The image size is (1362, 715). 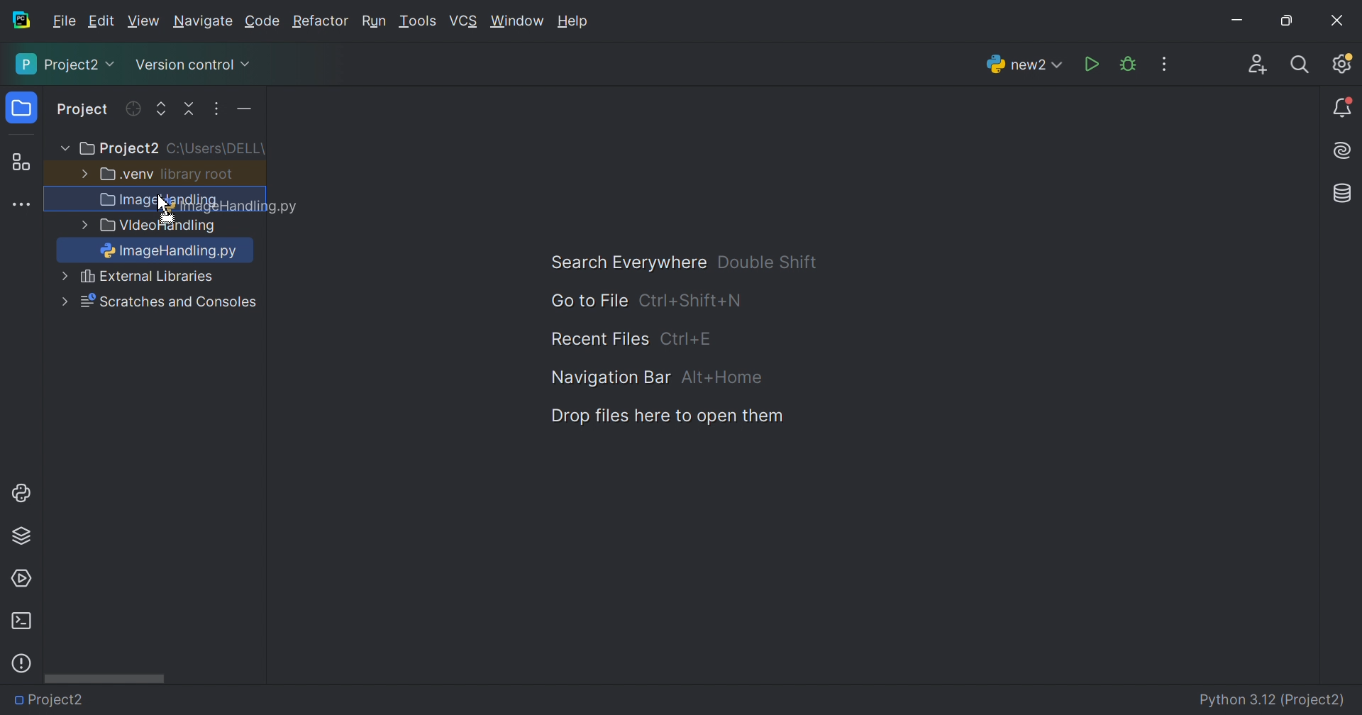 I want to click on Debug, so click(x=1128, y=65).